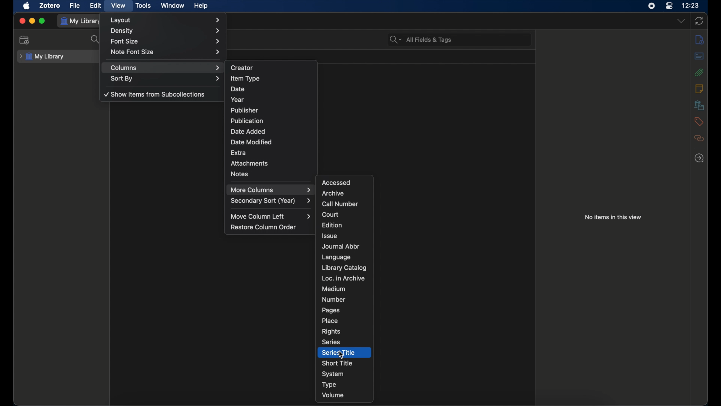 This screenshot has height=406, width=721. I want to click on columns, so click(165, 68).